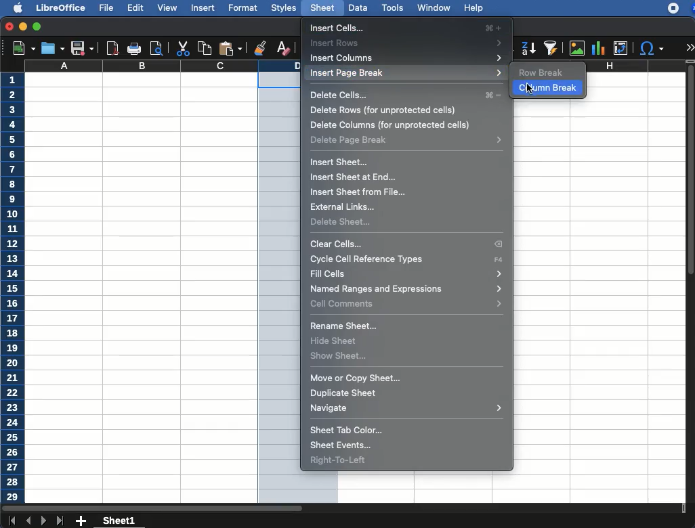  Describe the element at coordinates (81, 49) in the screenshot. I see `save` at that location.